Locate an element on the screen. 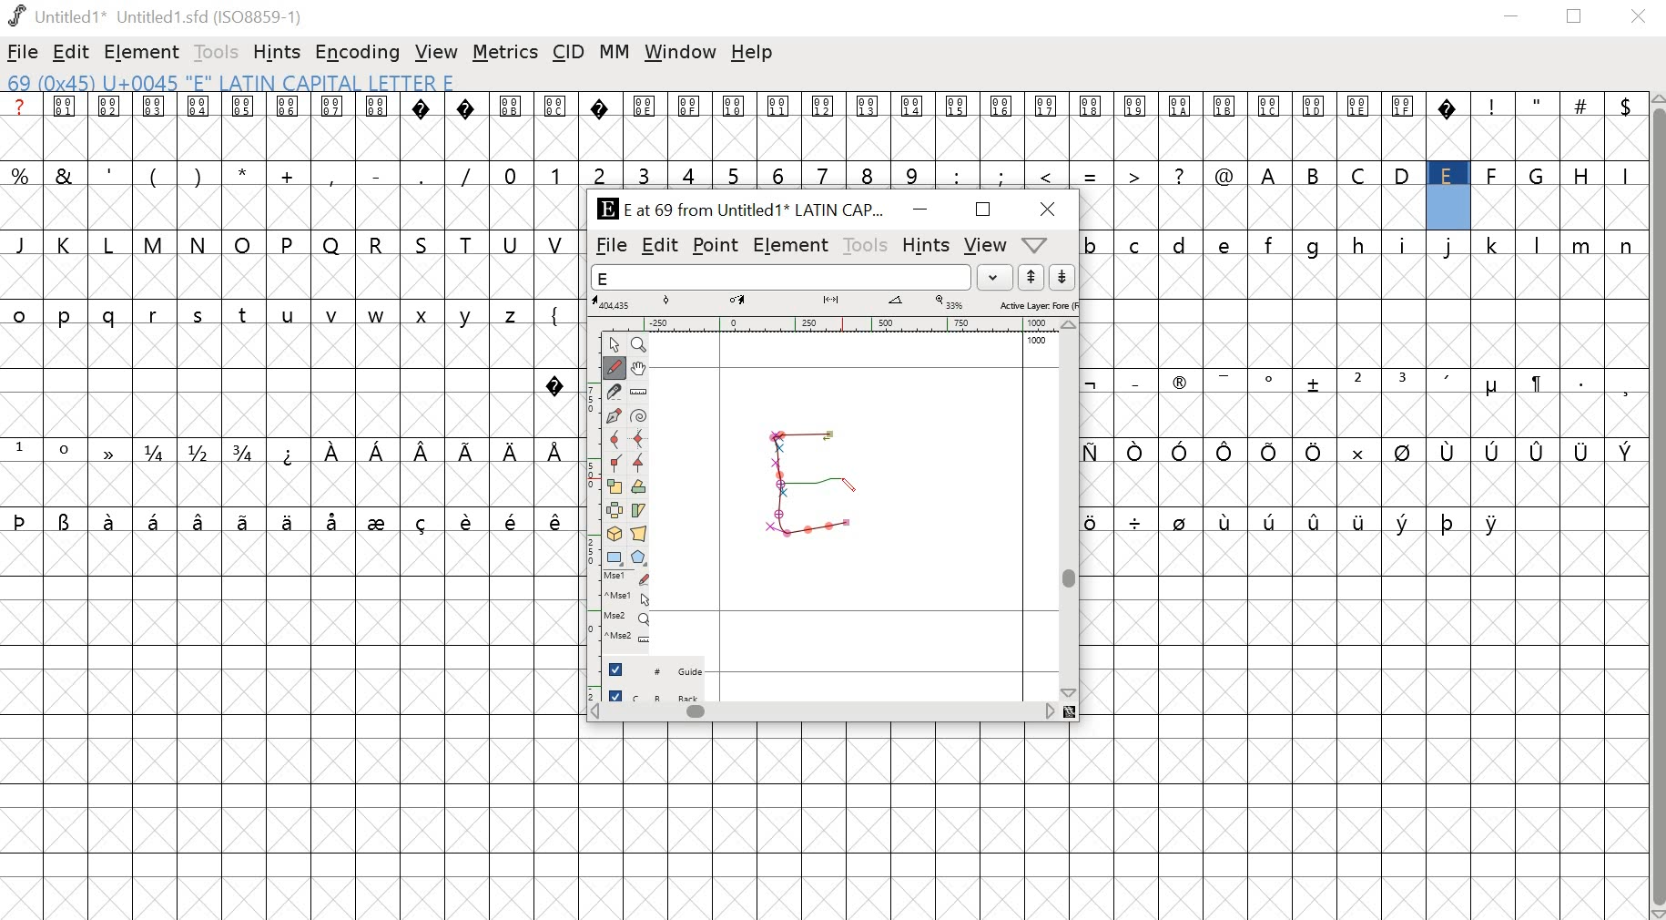 Image resolution: width=1666 pixels, height=920 pixels. Curve is located at coordinates (615, 440).